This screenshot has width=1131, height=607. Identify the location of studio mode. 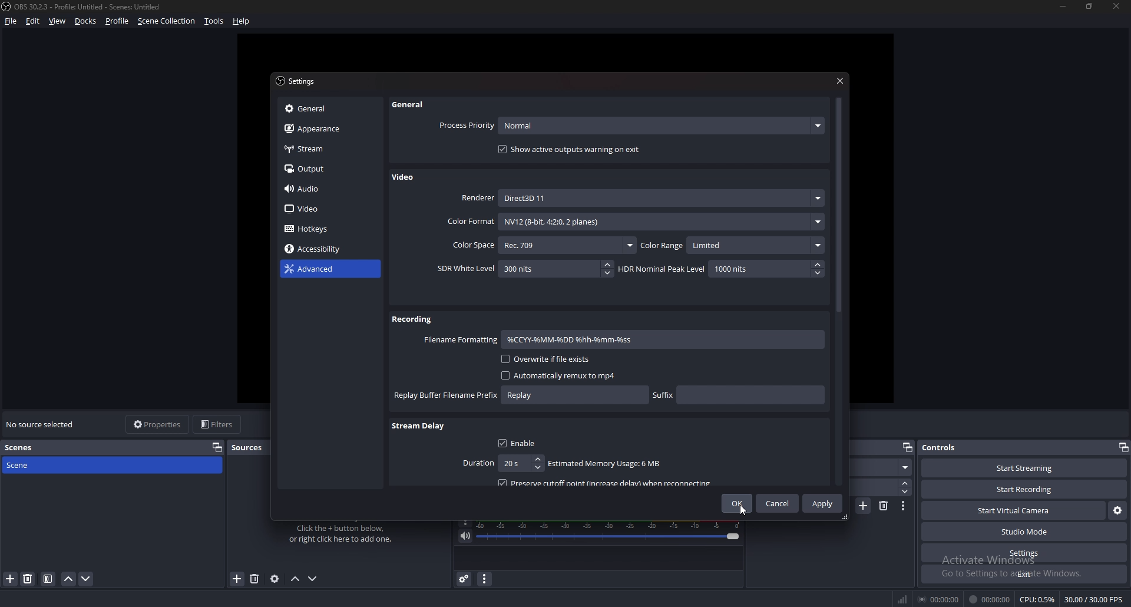
(1025, 532).